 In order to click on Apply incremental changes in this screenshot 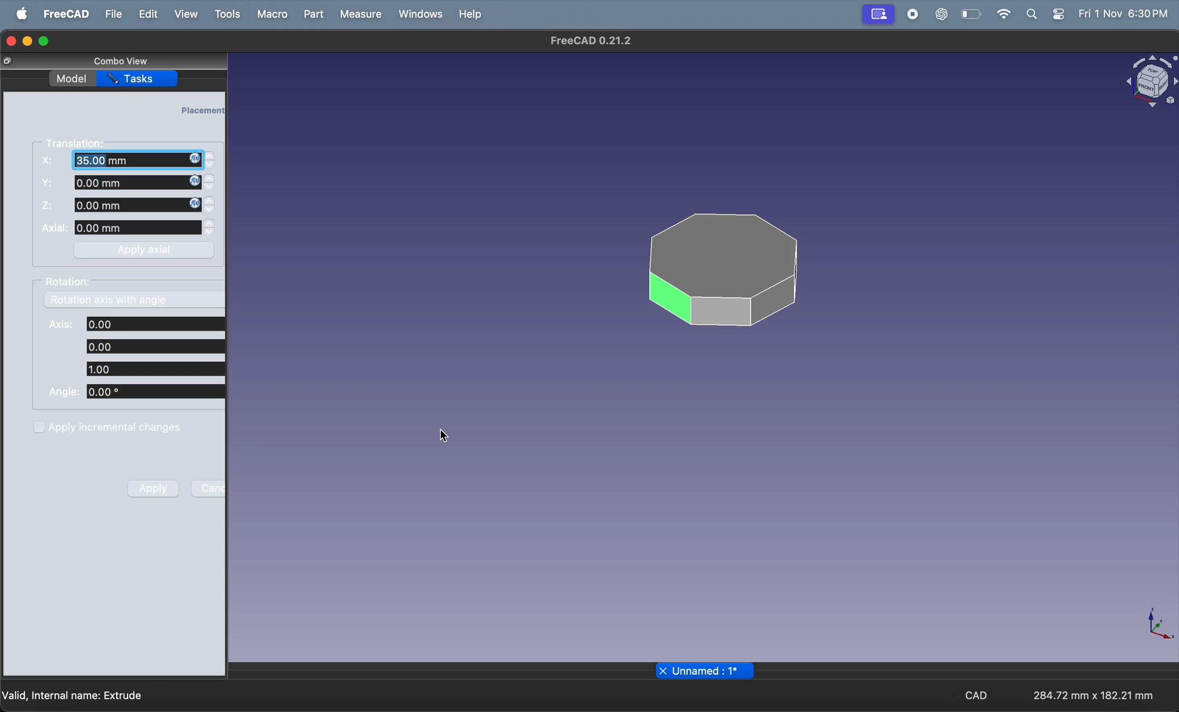, I will do `click(109, 426)`.